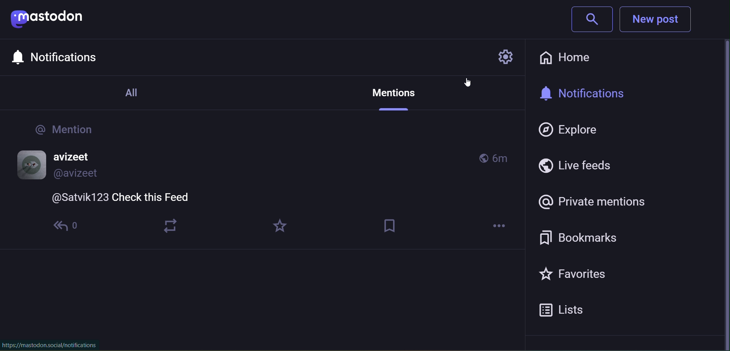 This screenshot has width=730, height=351. I want to click on All Notifications, so click(132, 95).